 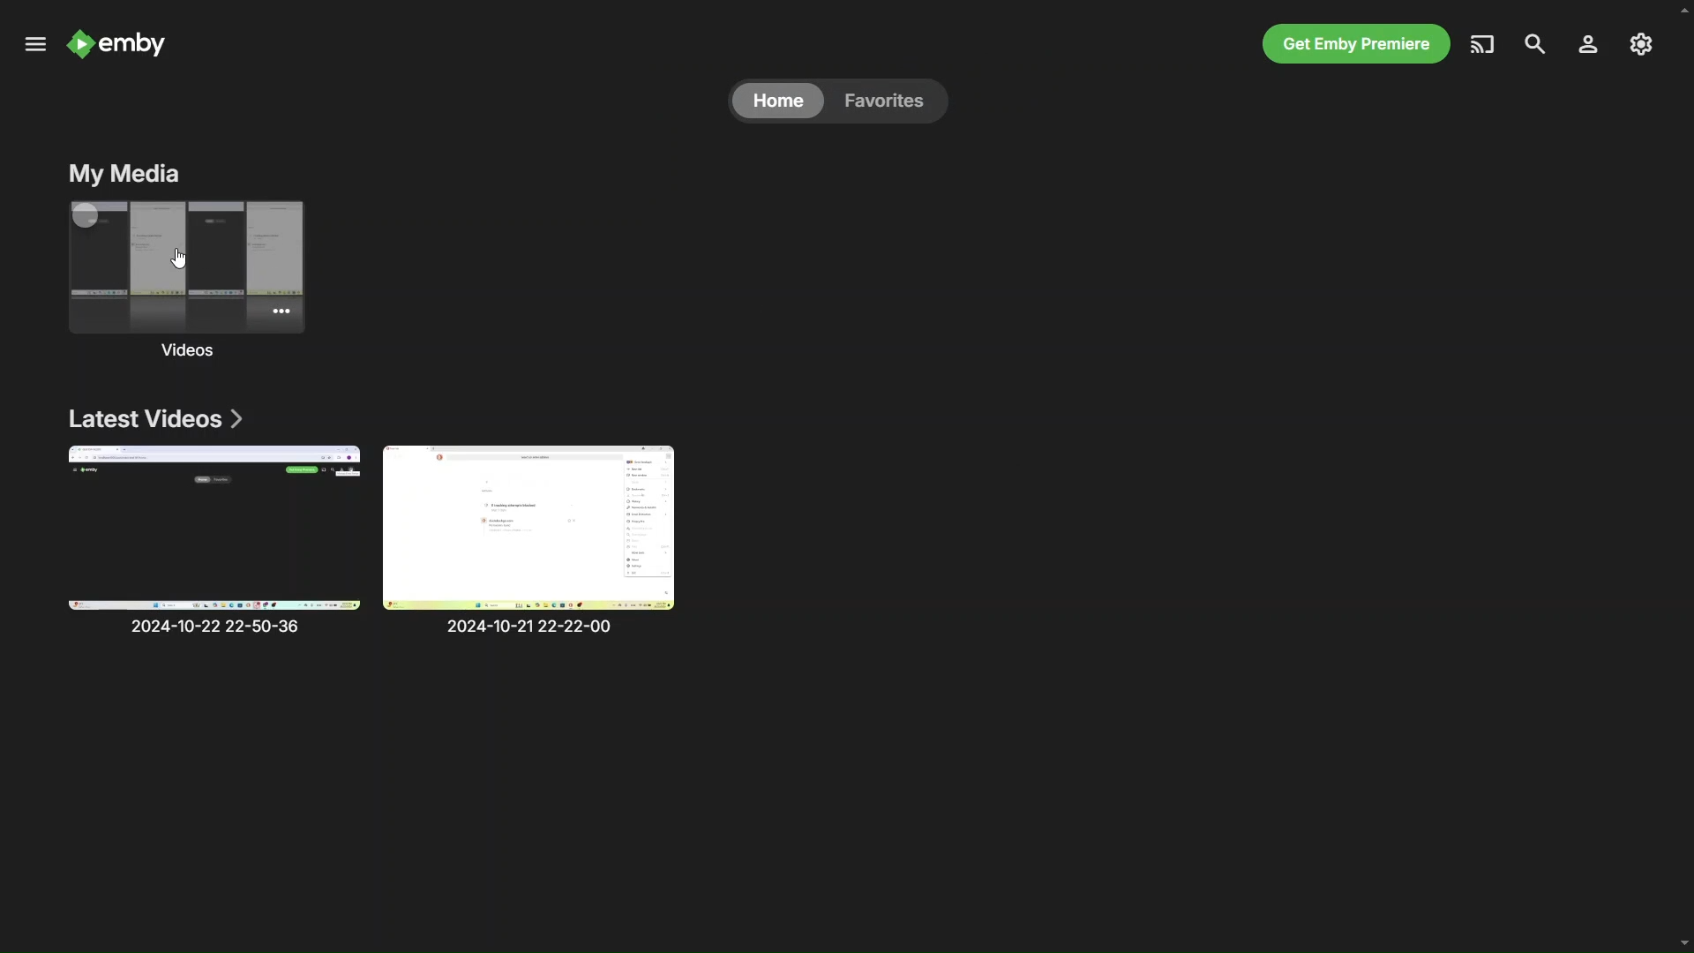 I want to click on search, so click(x=1533, y=42).